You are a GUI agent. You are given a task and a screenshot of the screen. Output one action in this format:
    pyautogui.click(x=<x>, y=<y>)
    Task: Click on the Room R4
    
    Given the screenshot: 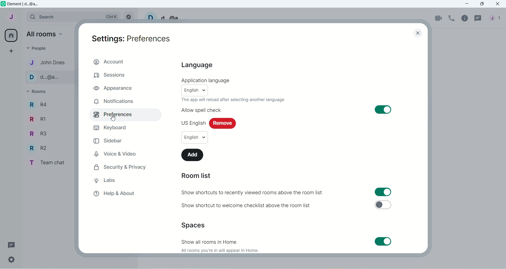 What is the action you would take?
    pyautogui.click(x=38, y=106)
    